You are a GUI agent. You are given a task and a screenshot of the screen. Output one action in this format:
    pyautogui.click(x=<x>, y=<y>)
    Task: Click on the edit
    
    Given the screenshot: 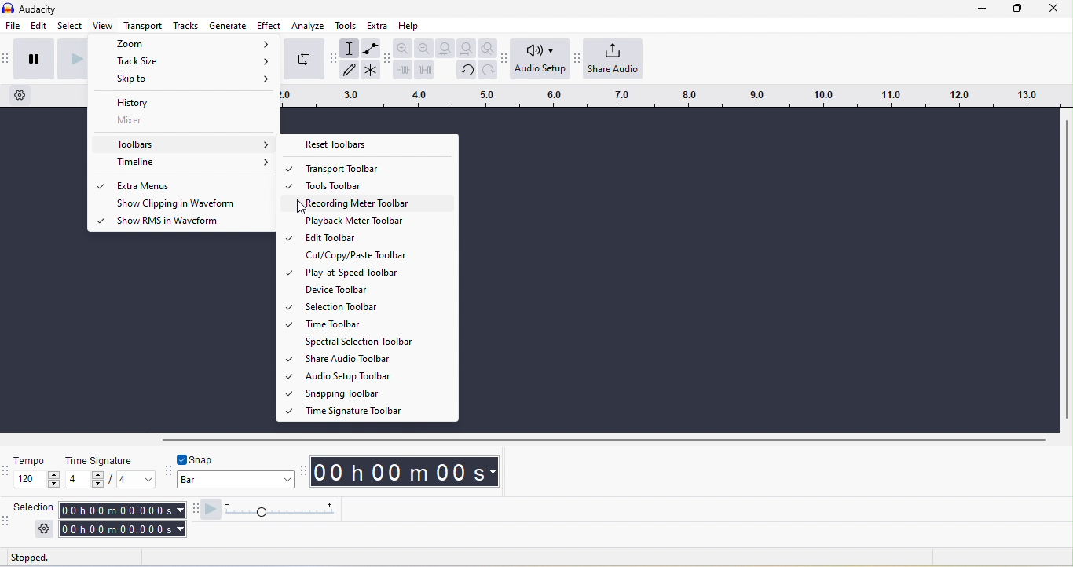 What is the action you would take?
    pyautogui.click(x=39, y=26)
    